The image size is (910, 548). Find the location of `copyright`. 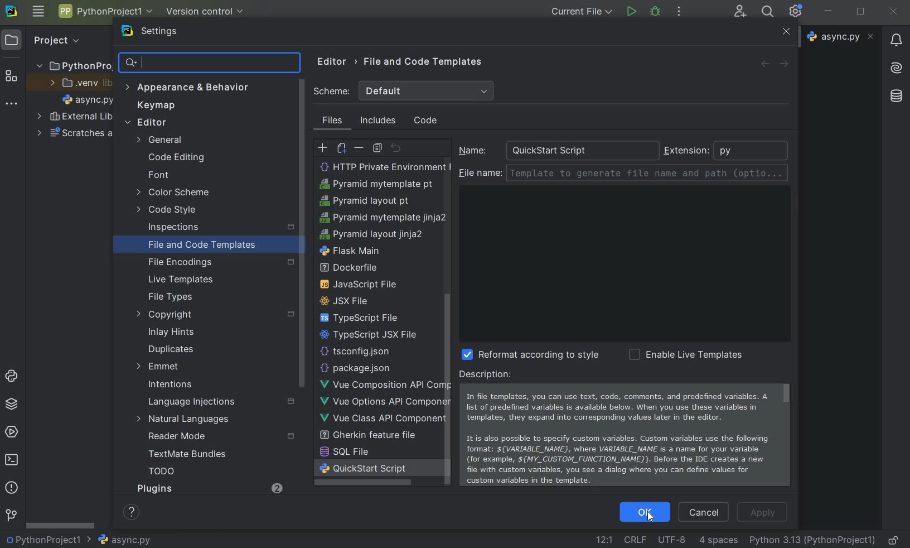

copyright is located at coordinates (212, 316).